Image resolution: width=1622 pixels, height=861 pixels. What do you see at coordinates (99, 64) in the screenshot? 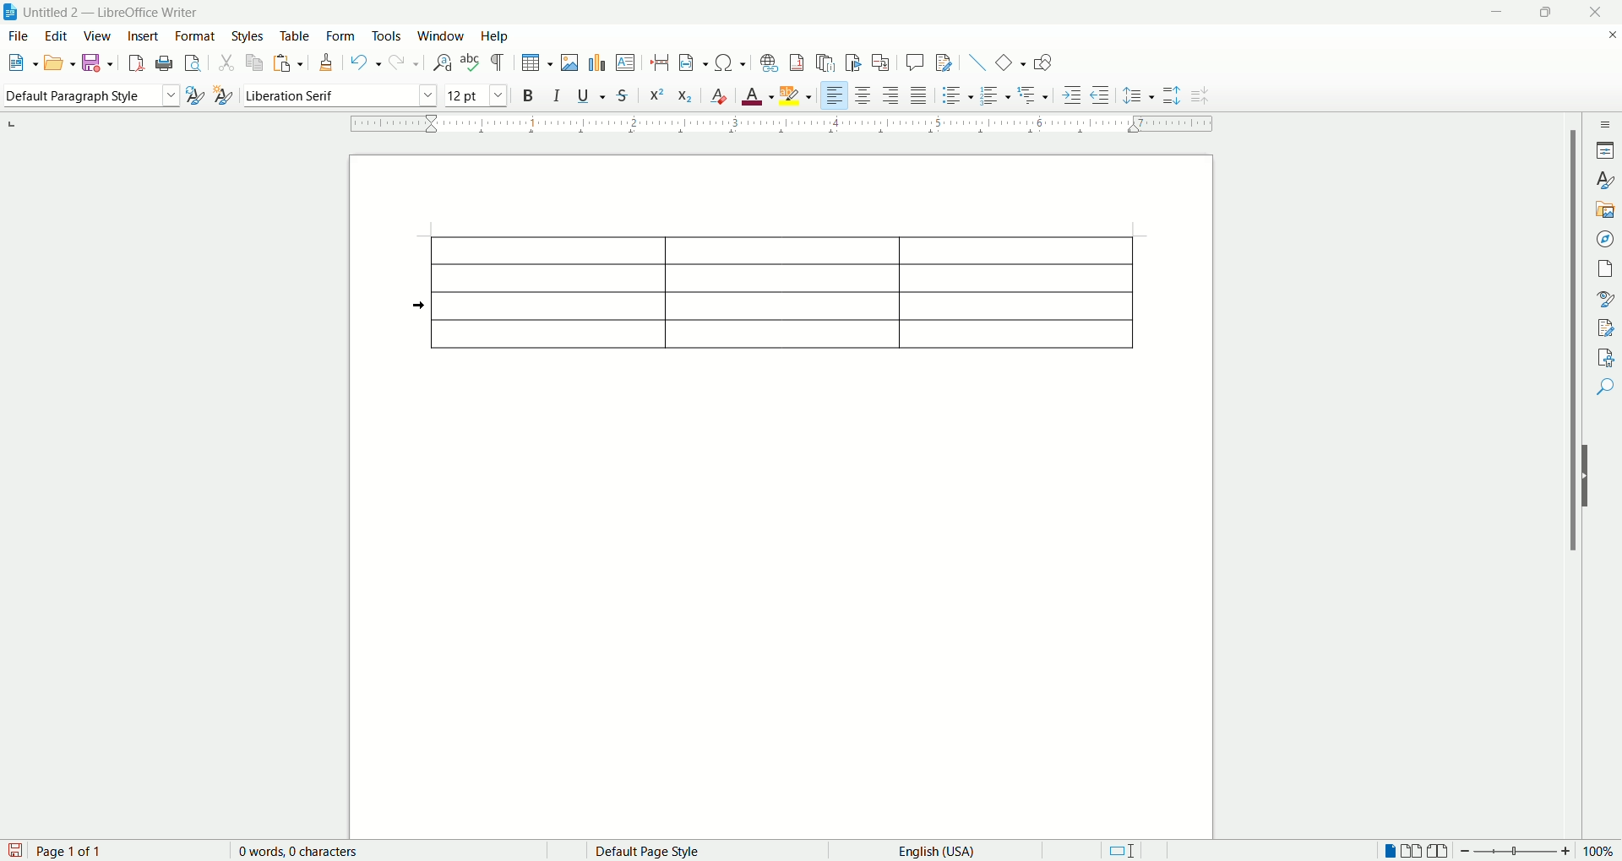
I see `save` at bounding box center [99, 64].